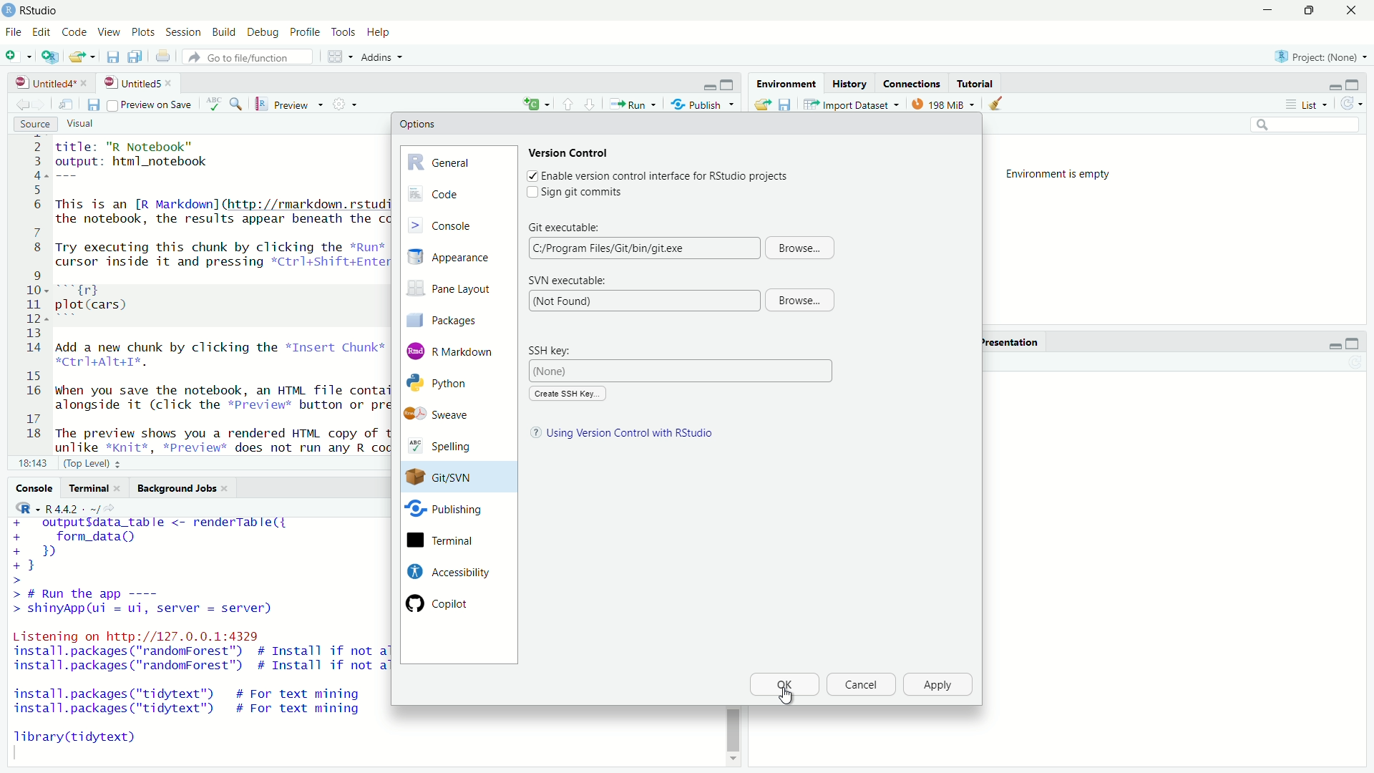  What do you see at coordinates (588, 193) in the screenshot?
I see `Sign git commits` at bounding box center [588, 193].